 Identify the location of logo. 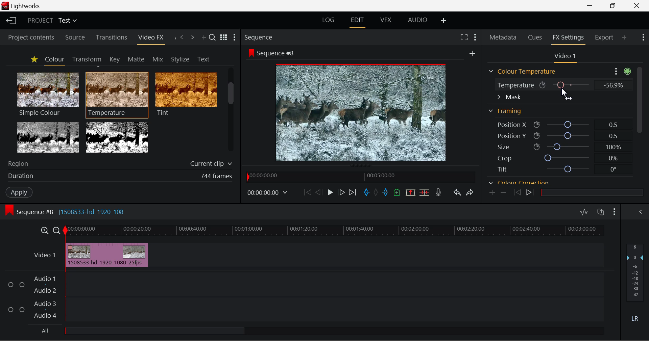
(5, 6).